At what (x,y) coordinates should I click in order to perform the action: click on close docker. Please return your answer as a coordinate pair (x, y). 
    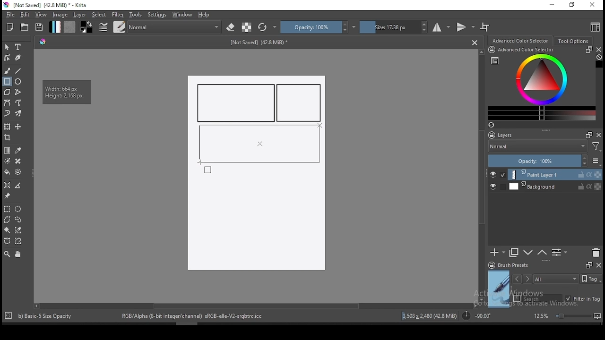
    Looking at the image, I should click on (598, 50).